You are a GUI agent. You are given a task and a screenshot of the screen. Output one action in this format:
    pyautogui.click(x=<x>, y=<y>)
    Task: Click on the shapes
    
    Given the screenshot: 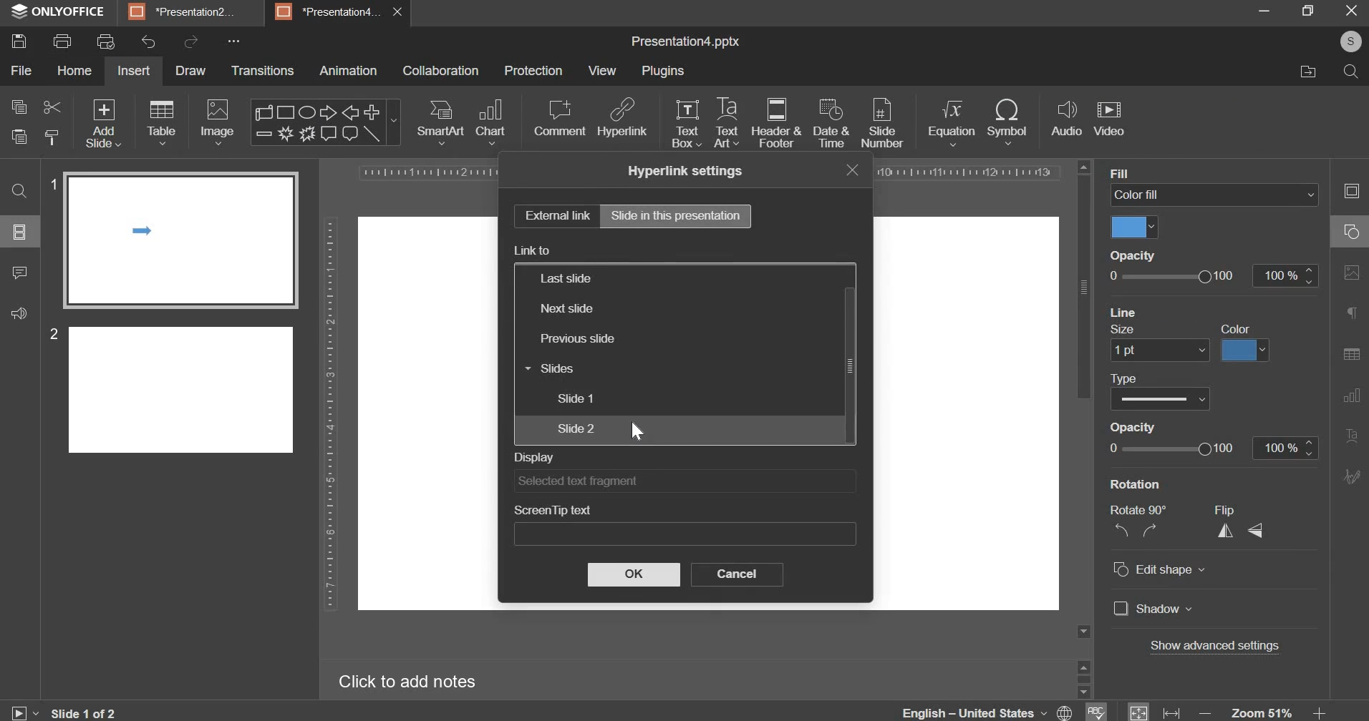 What is the action you would take?
    pyautogui.click(x=325, y=121)
    